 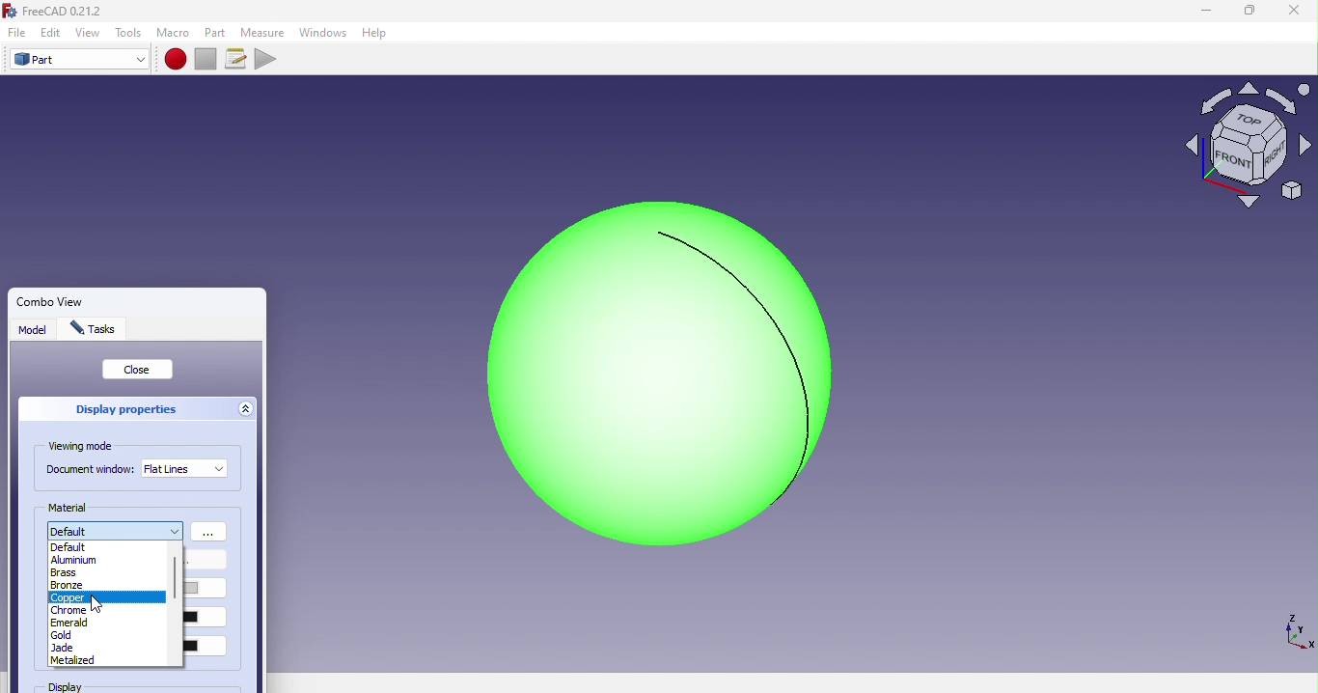 What do you see at coordinates (1203, 11) in the screenshot?
I see `Minimize` at bounding box center [1203, 11].